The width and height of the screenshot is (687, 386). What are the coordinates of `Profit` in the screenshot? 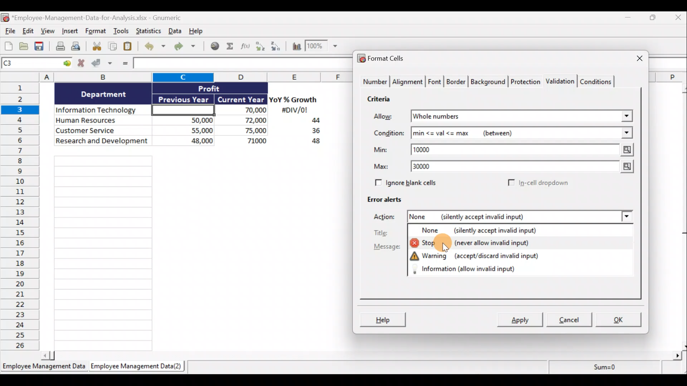 It's located at (221, 88).